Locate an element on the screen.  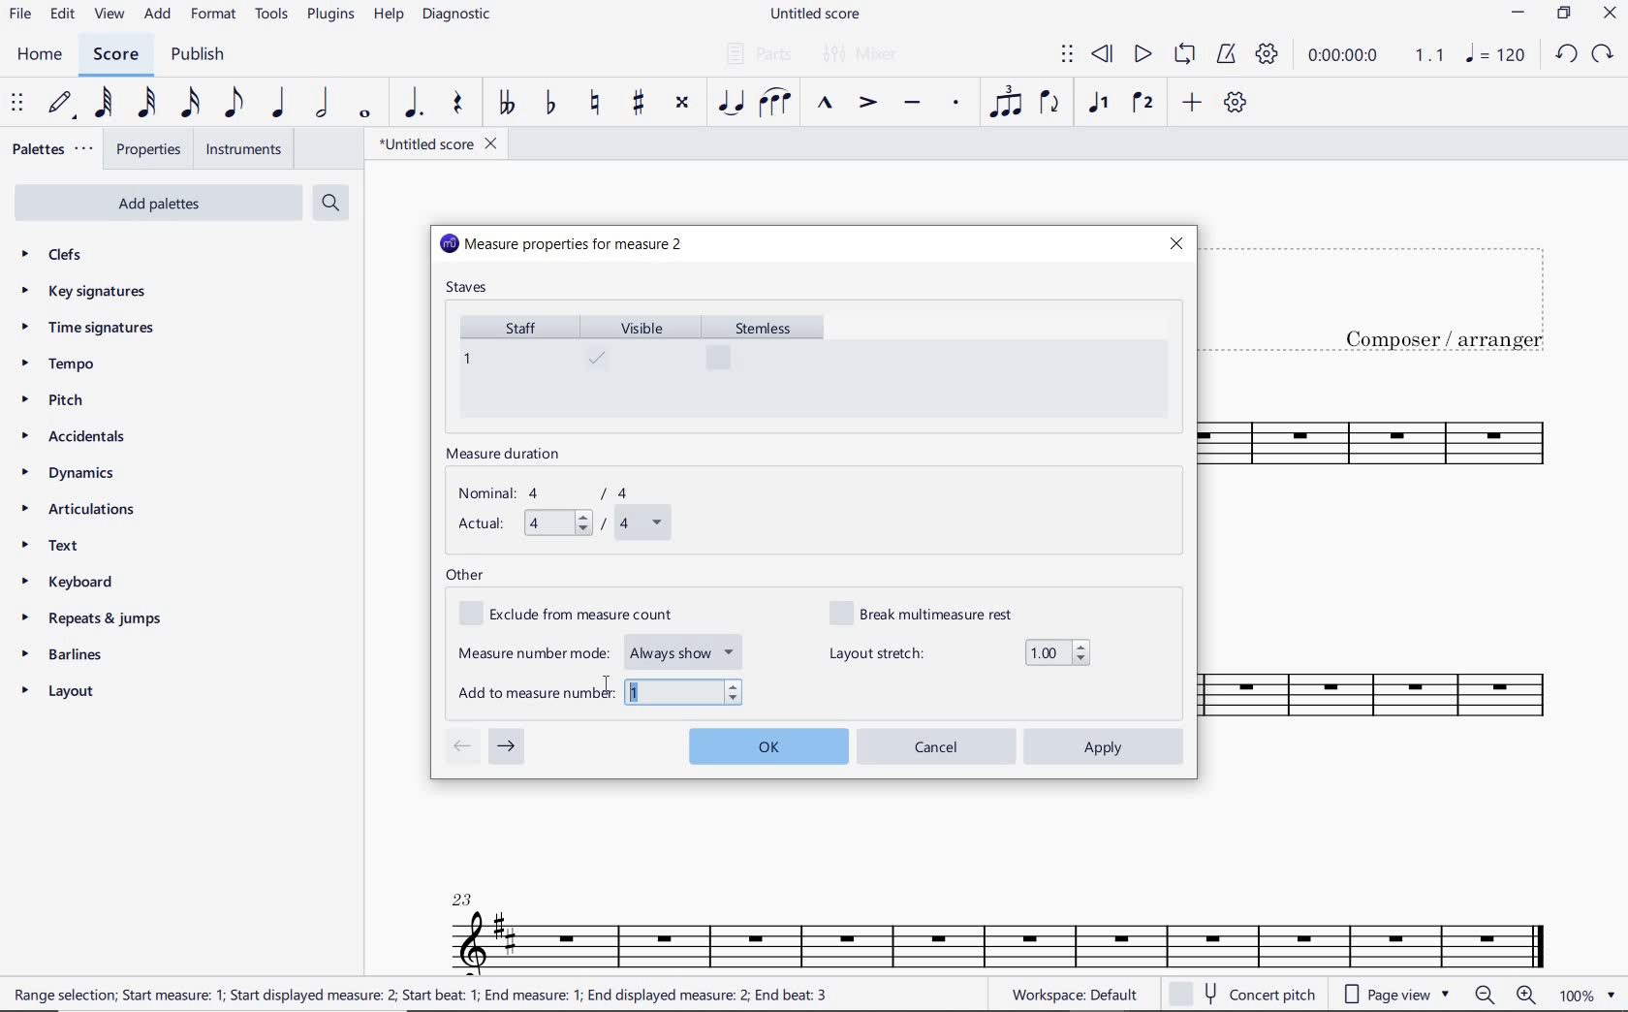
MIXER is located at coordinates (861, 54).